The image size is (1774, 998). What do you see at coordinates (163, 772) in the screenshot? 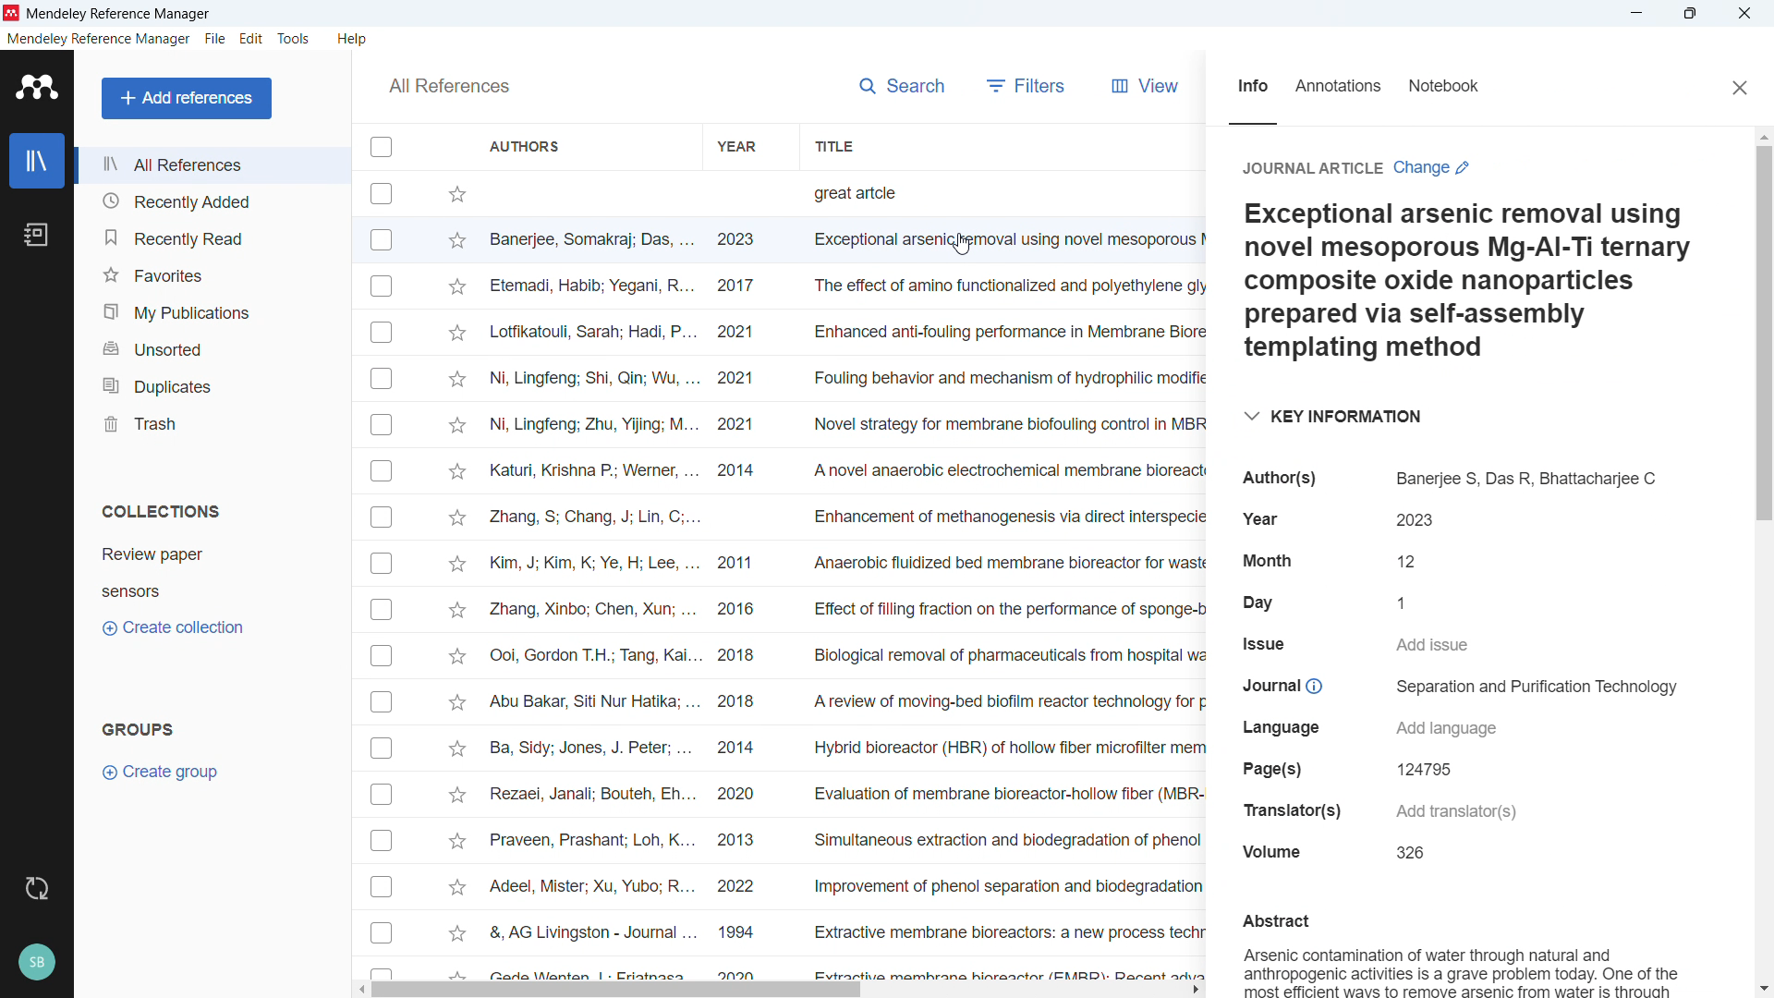
I see `Create group ` at bounding box center [163, 772].